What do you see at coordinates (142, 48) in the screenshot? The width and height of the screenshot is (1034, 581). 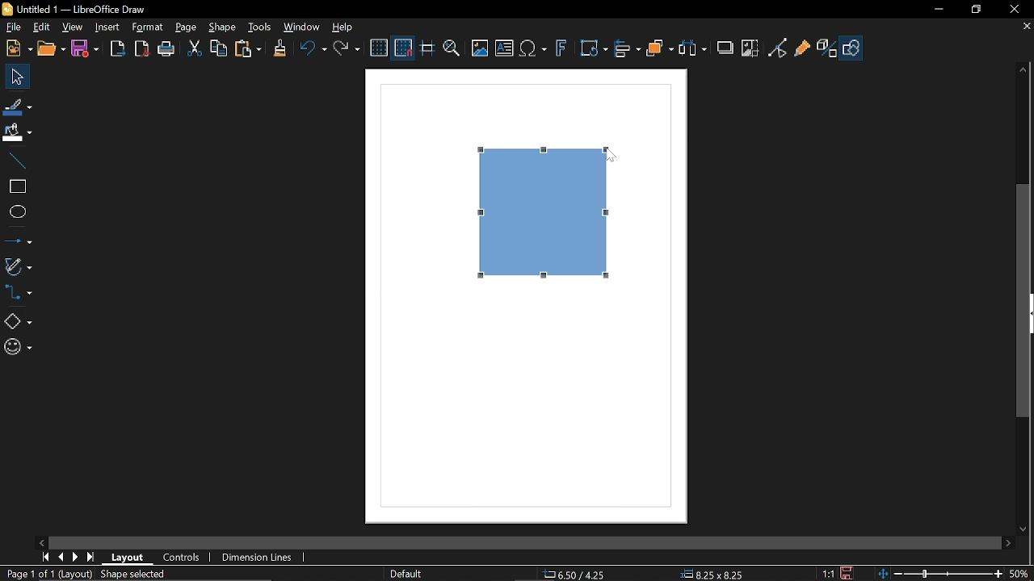 I see `Export directly as PDF` at bounding box center [142, 48].